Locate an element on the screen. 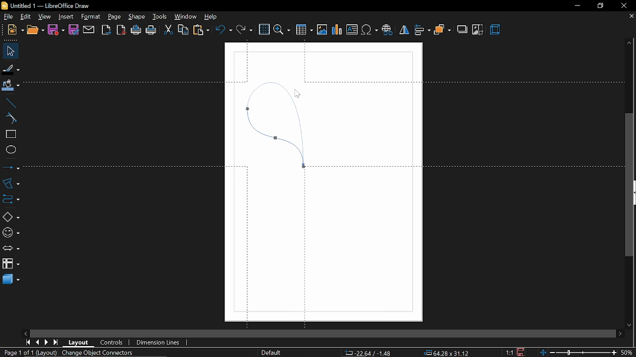  export as pdf is located at coordinates (121, 31).